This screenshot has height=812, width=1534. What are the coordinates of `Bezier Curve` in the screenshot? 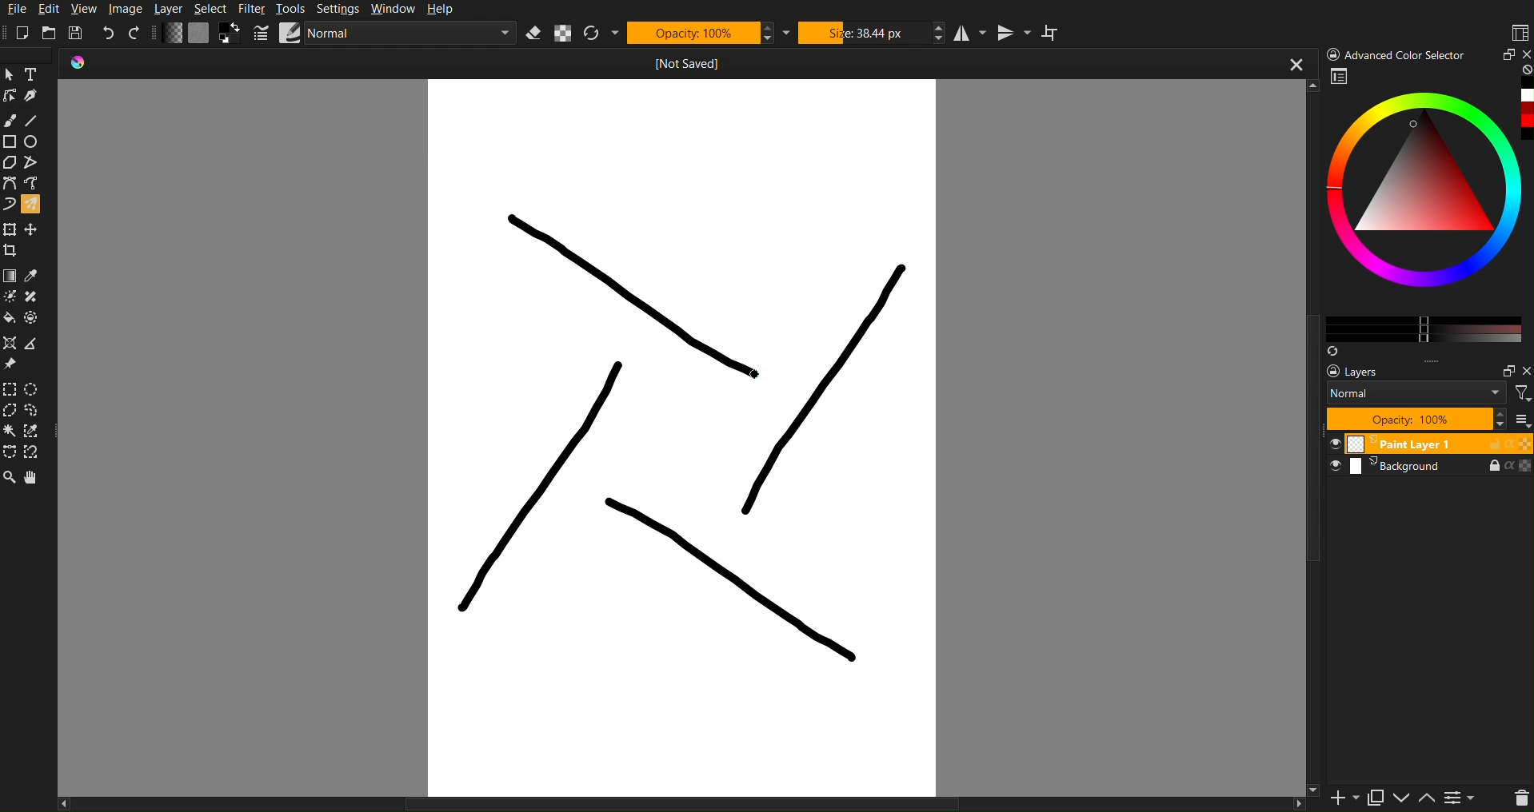 It's located at (10, 183).